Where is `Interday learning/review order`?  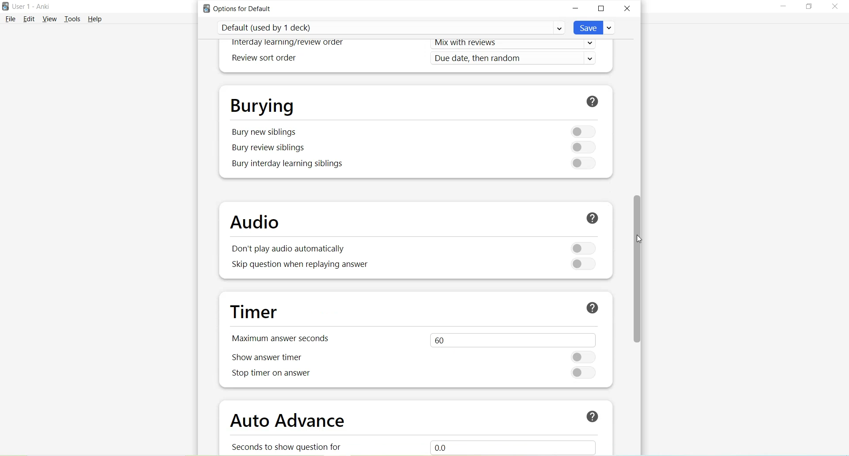 Interday learning/review order is located at coordinates (288, 43).